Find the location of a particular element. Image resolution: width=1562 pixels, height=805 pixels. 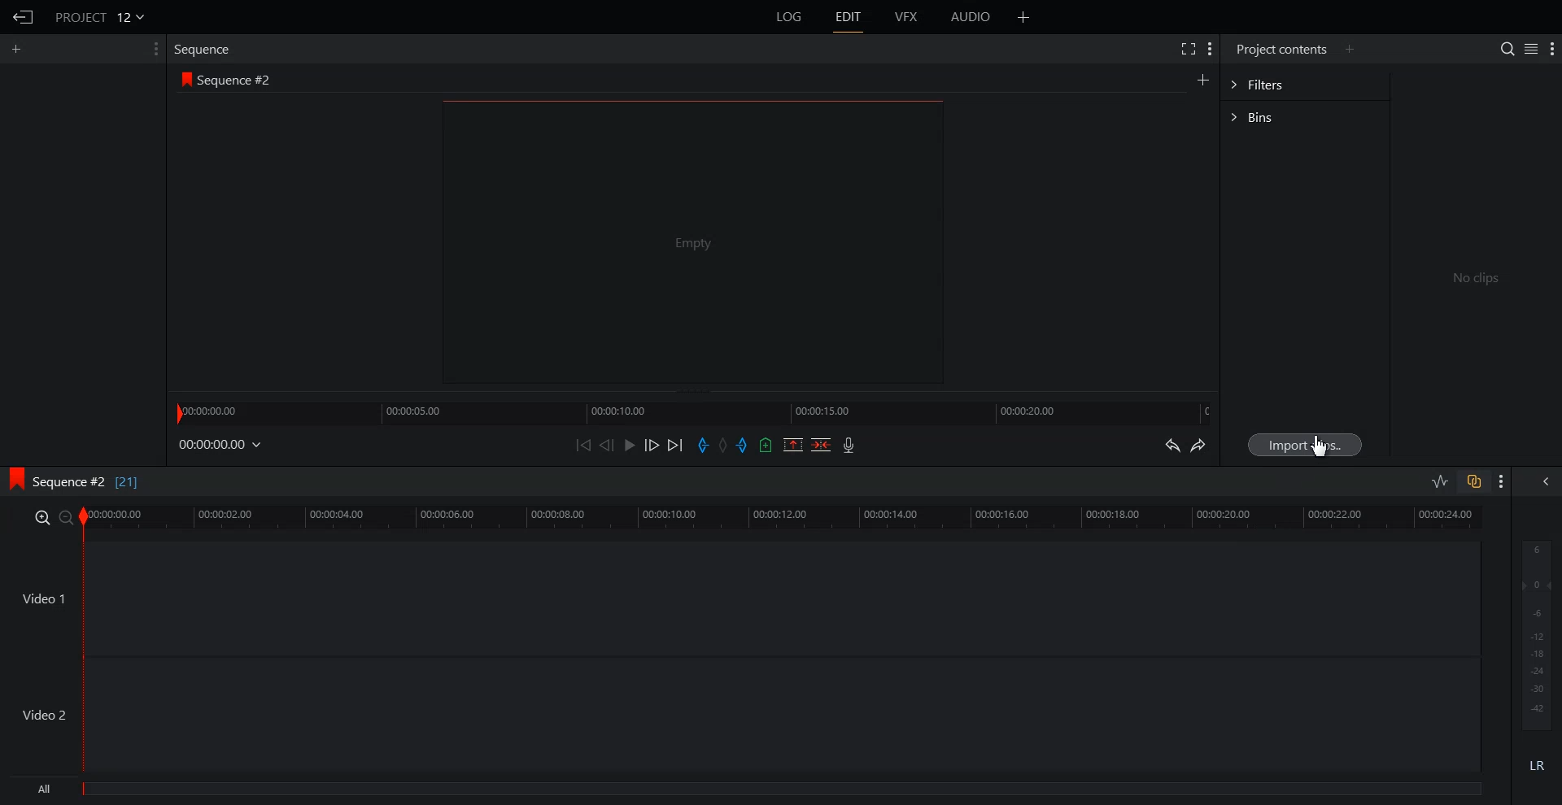

Audio Output level is located at coordinates (1534, 634).